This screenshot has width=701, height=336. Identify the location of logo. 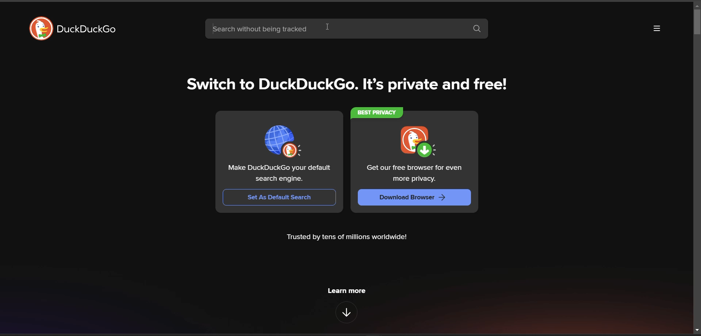
(285, 141).